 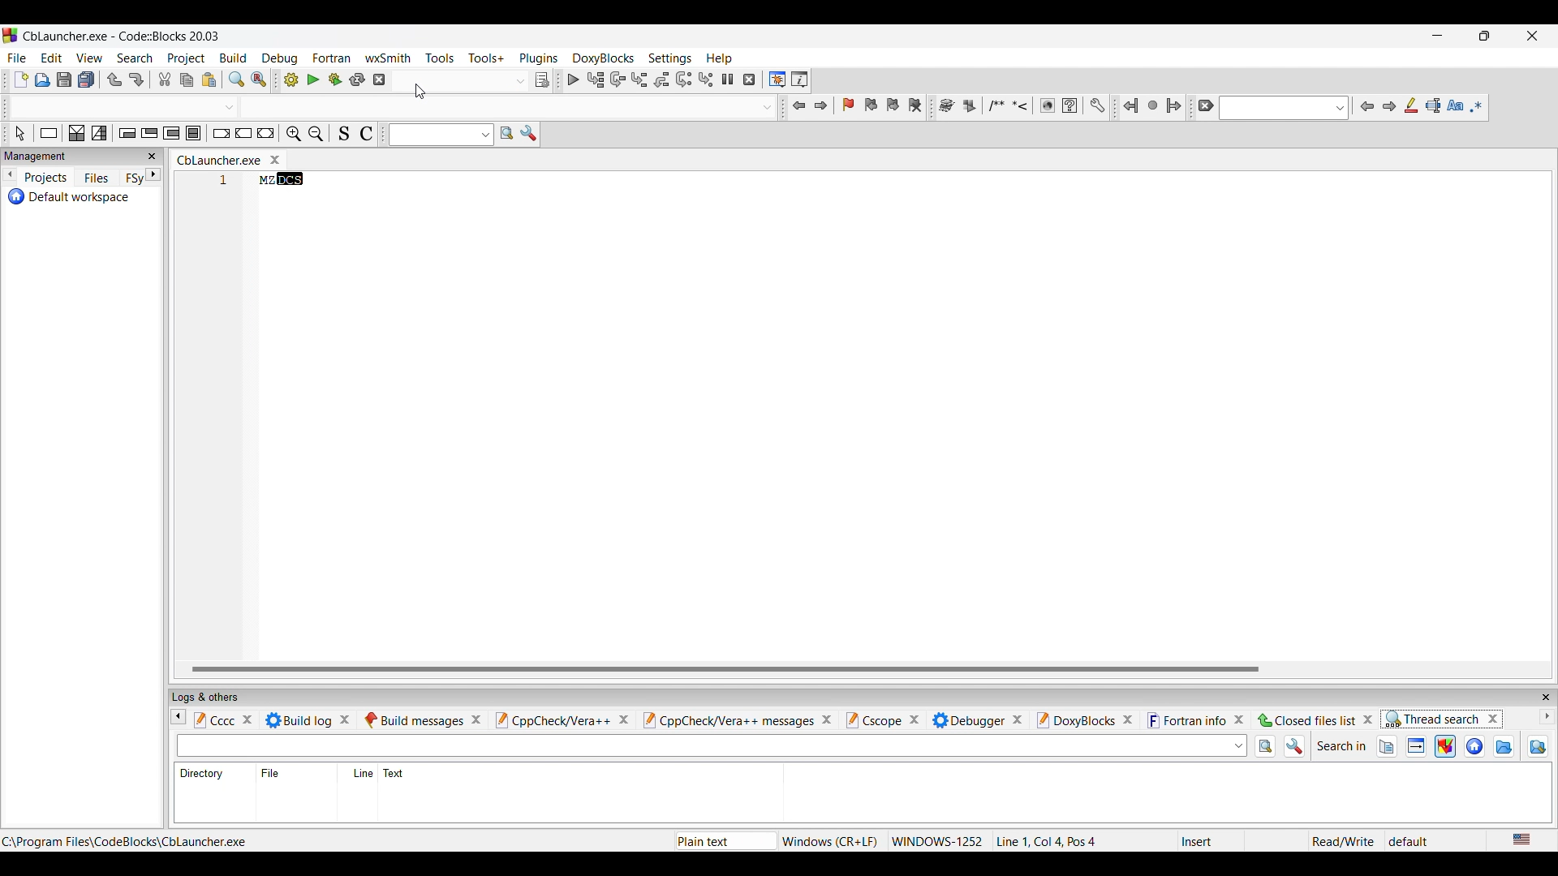 I want to click on US English, so click(x=1524, y=839).